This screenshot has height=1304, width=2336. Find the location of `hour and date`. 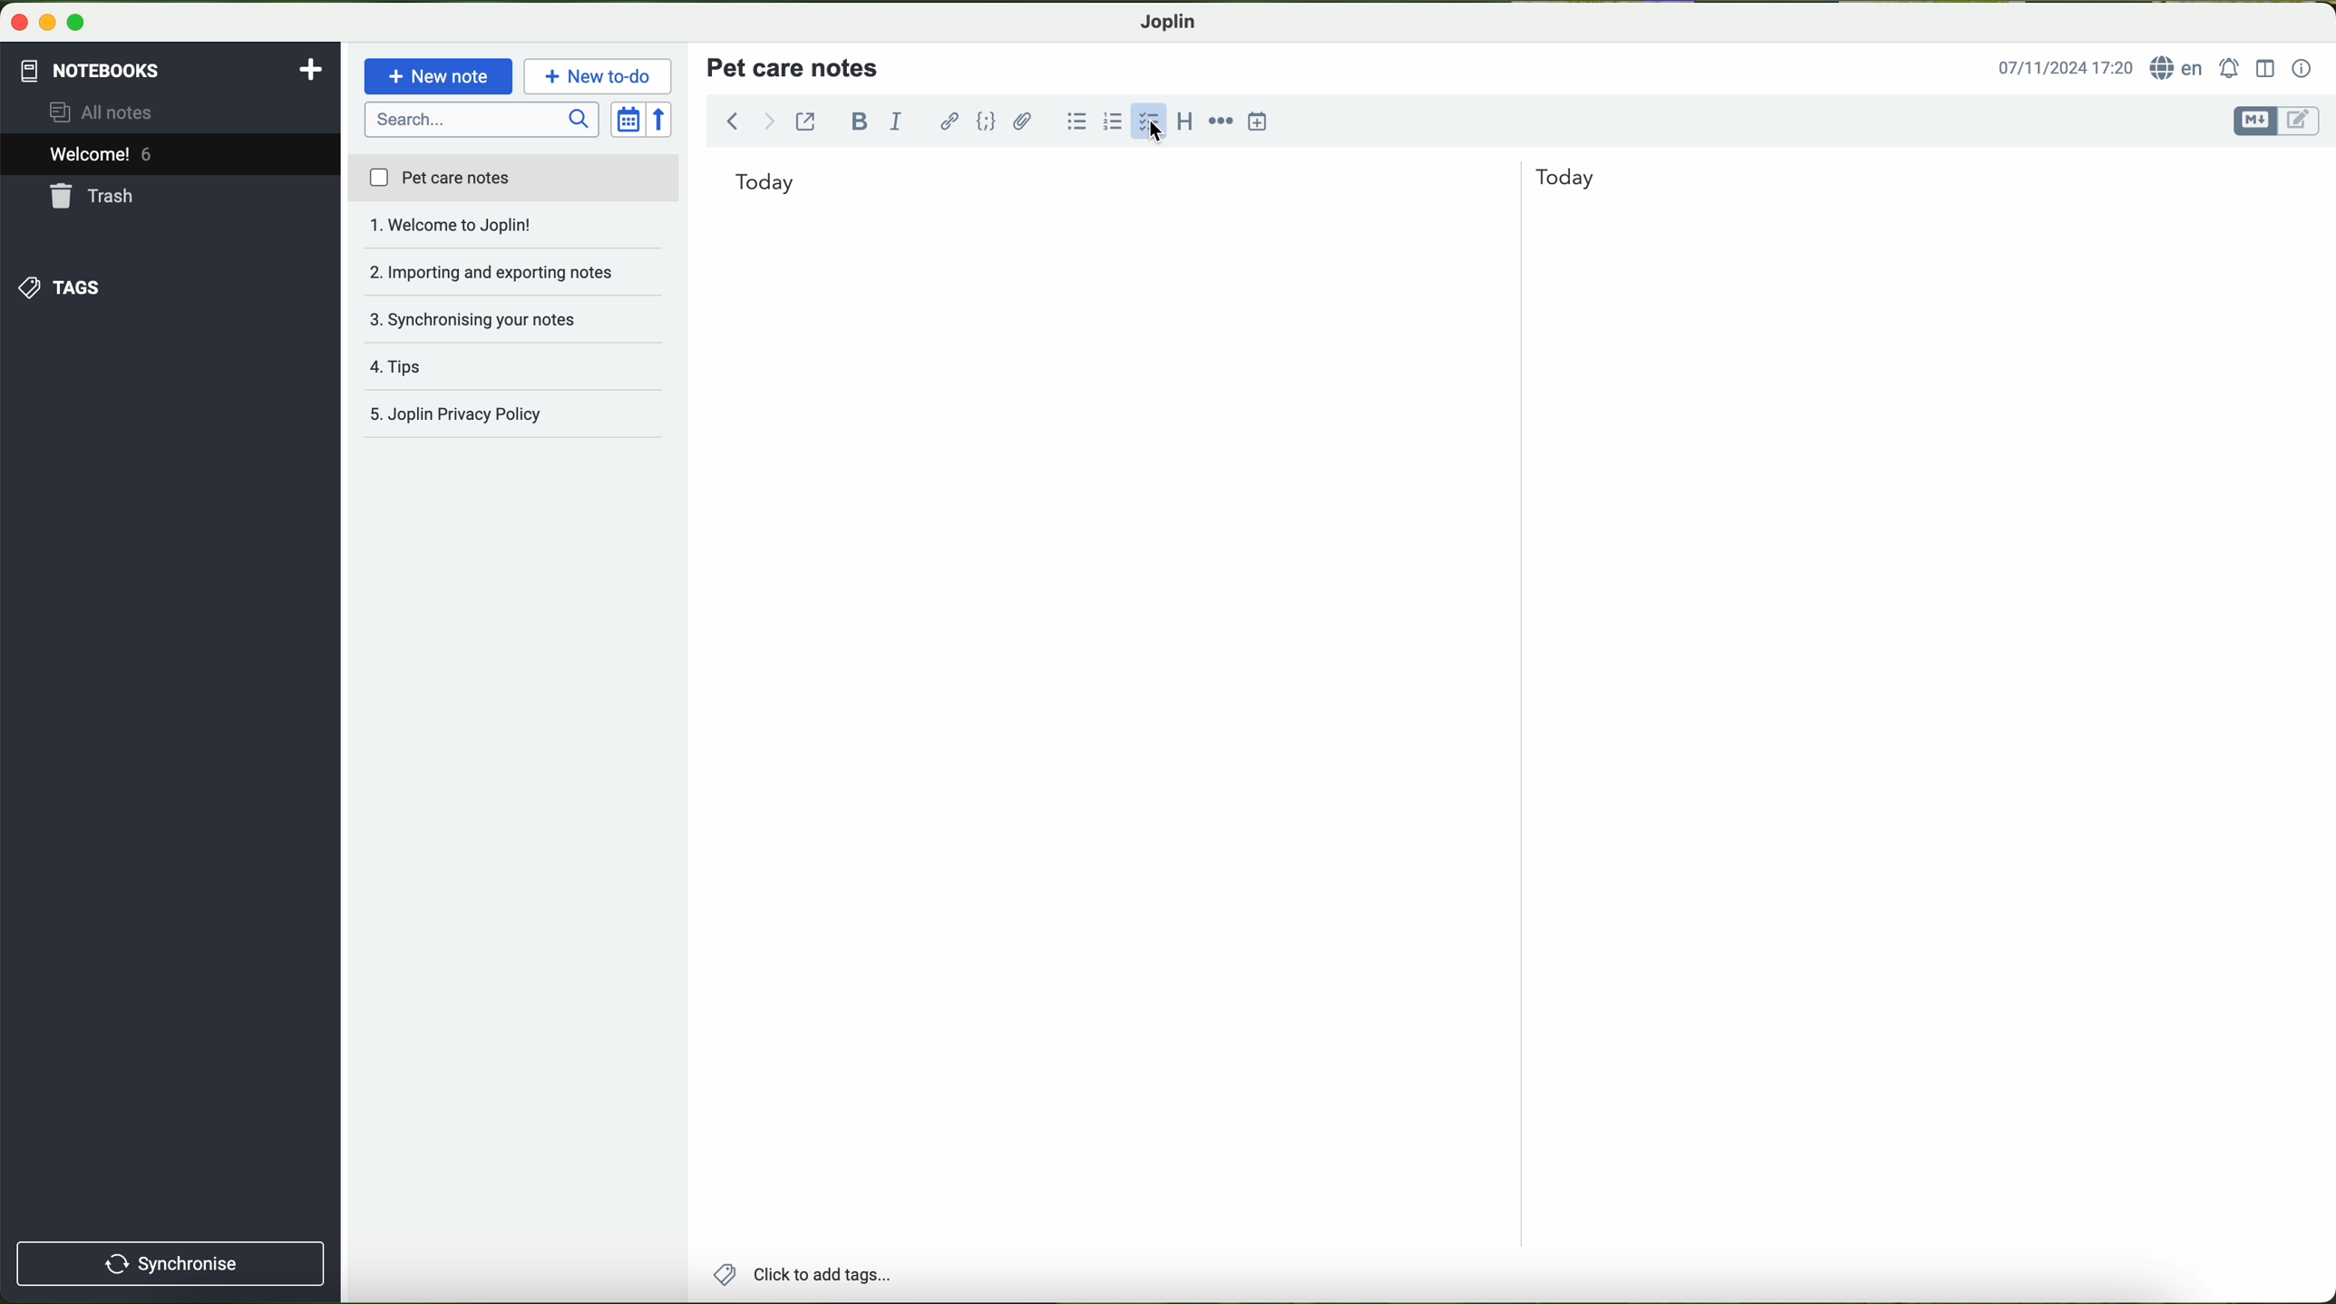

hour and date is located at coordinates (2064, 69).